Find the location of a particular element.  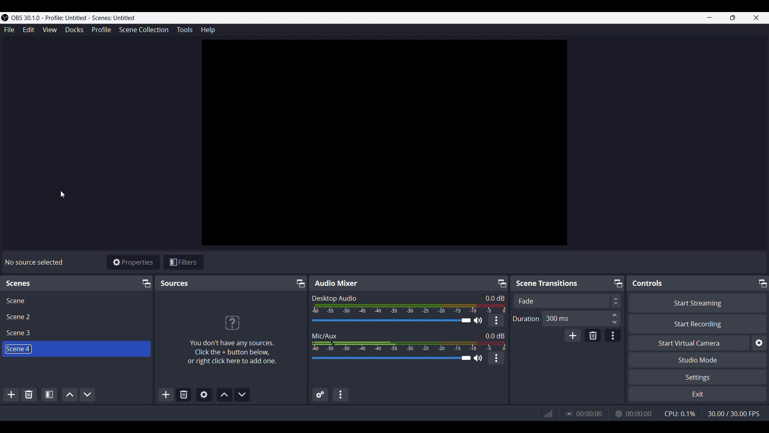

Frame Rate (FPS) is located at coordinates (733, 414).